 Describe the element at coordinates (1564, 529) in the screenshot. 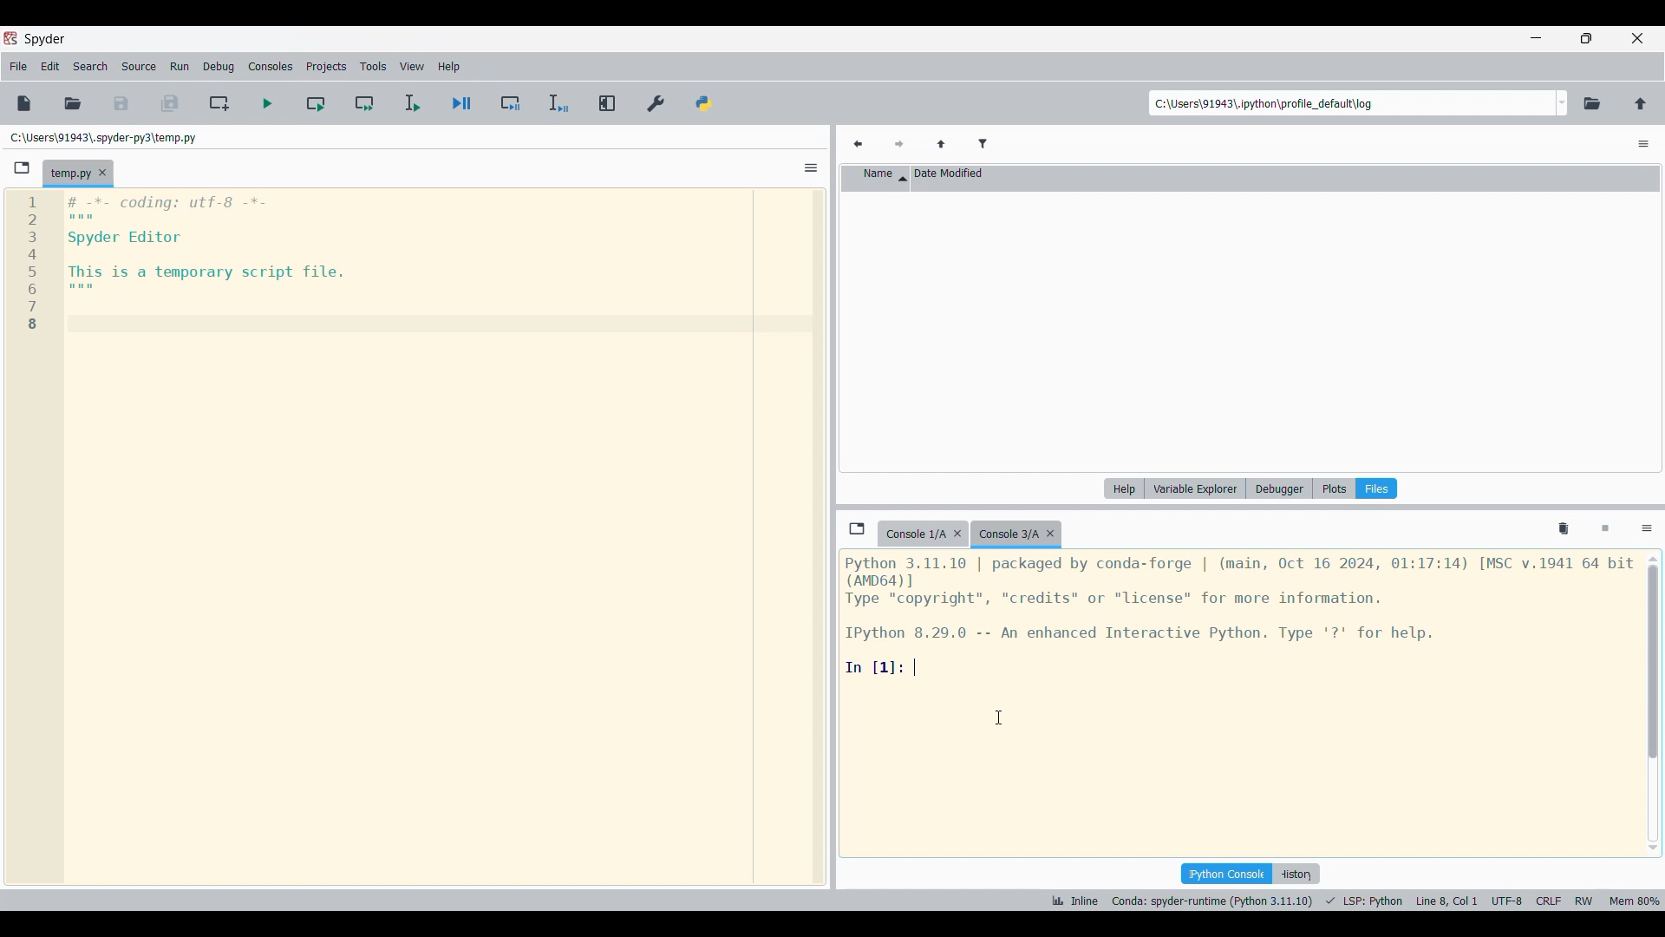

I see `Remove all variables from namespace` at that location.